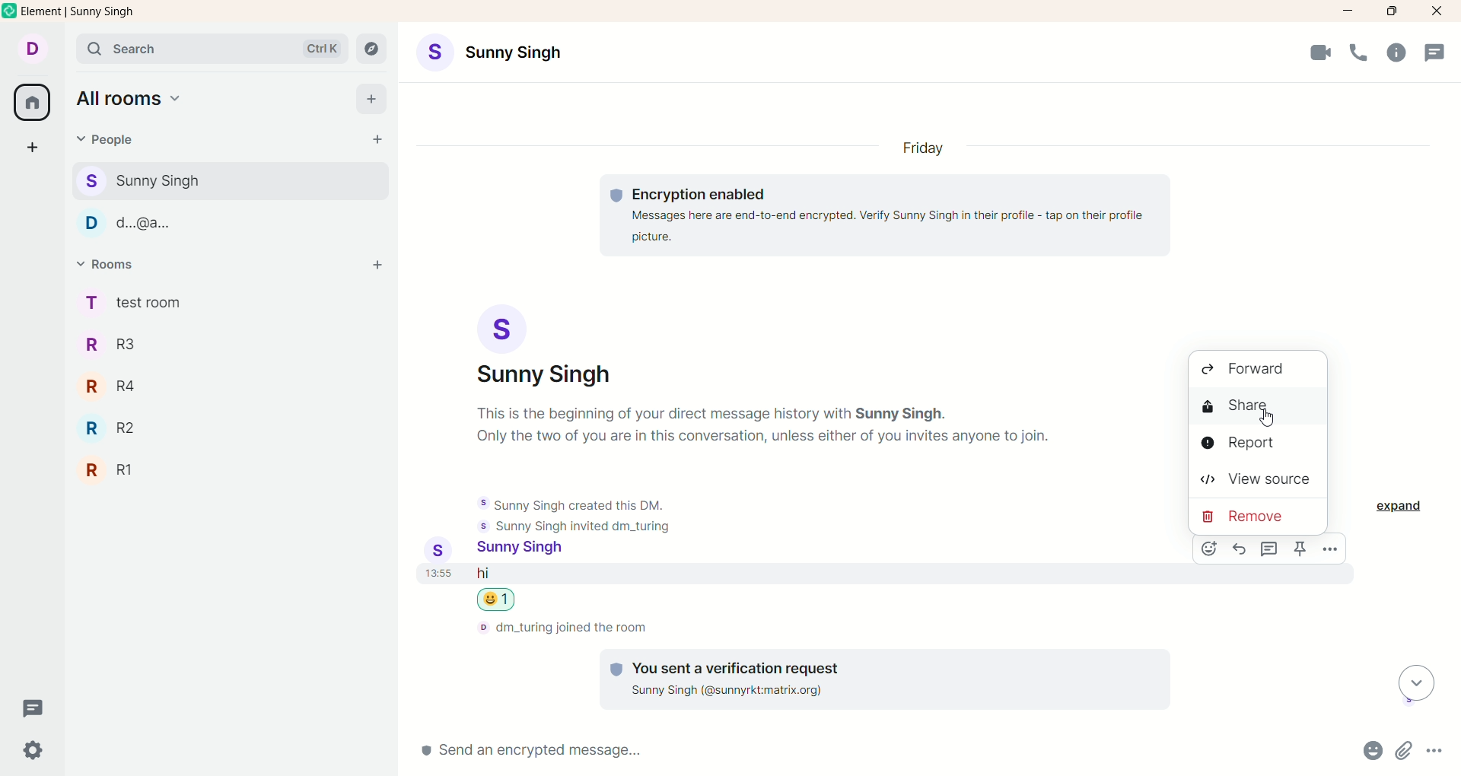 Image resolution: width=1461 pixels, height=776 pixels. What do you see at coordinates (1452, 405) in the screenshot?
I see `vertical scroll bar` at bounding box center [1452, 405].